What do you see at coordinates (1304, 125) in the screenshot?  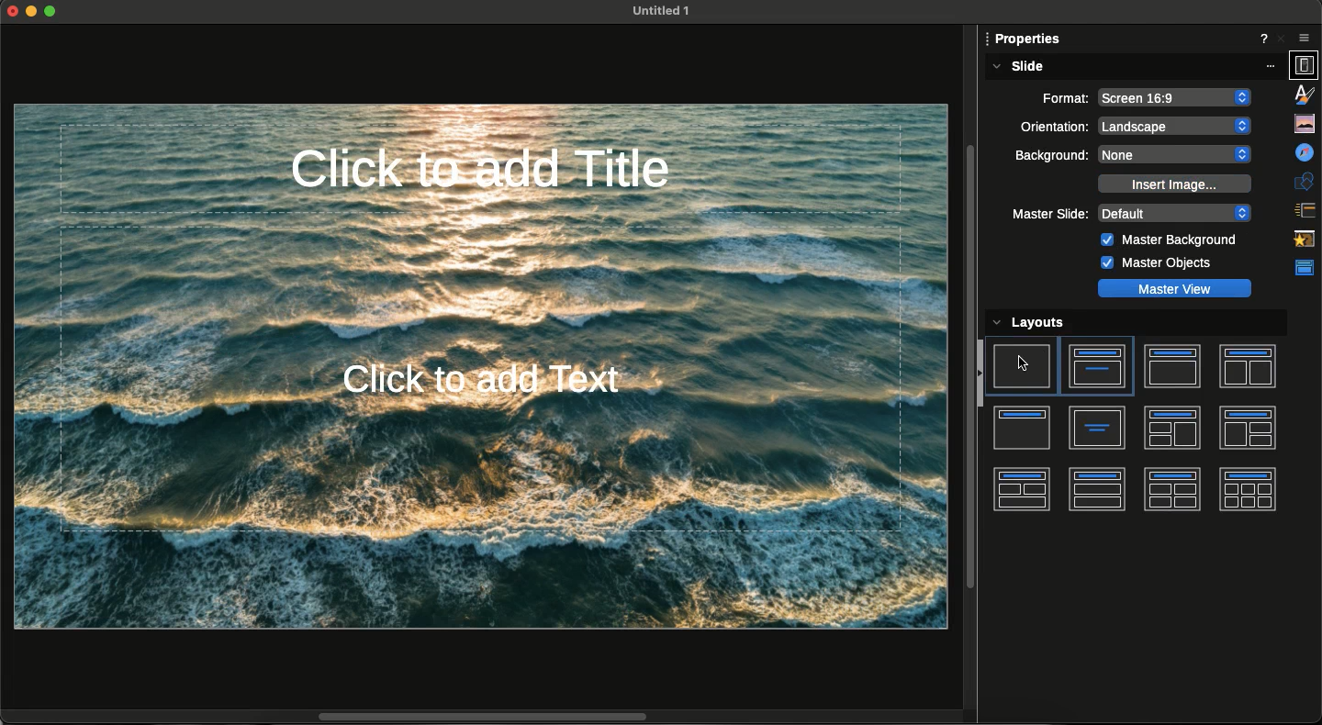 I see `Gallery` at bounding box center [1304, 125].